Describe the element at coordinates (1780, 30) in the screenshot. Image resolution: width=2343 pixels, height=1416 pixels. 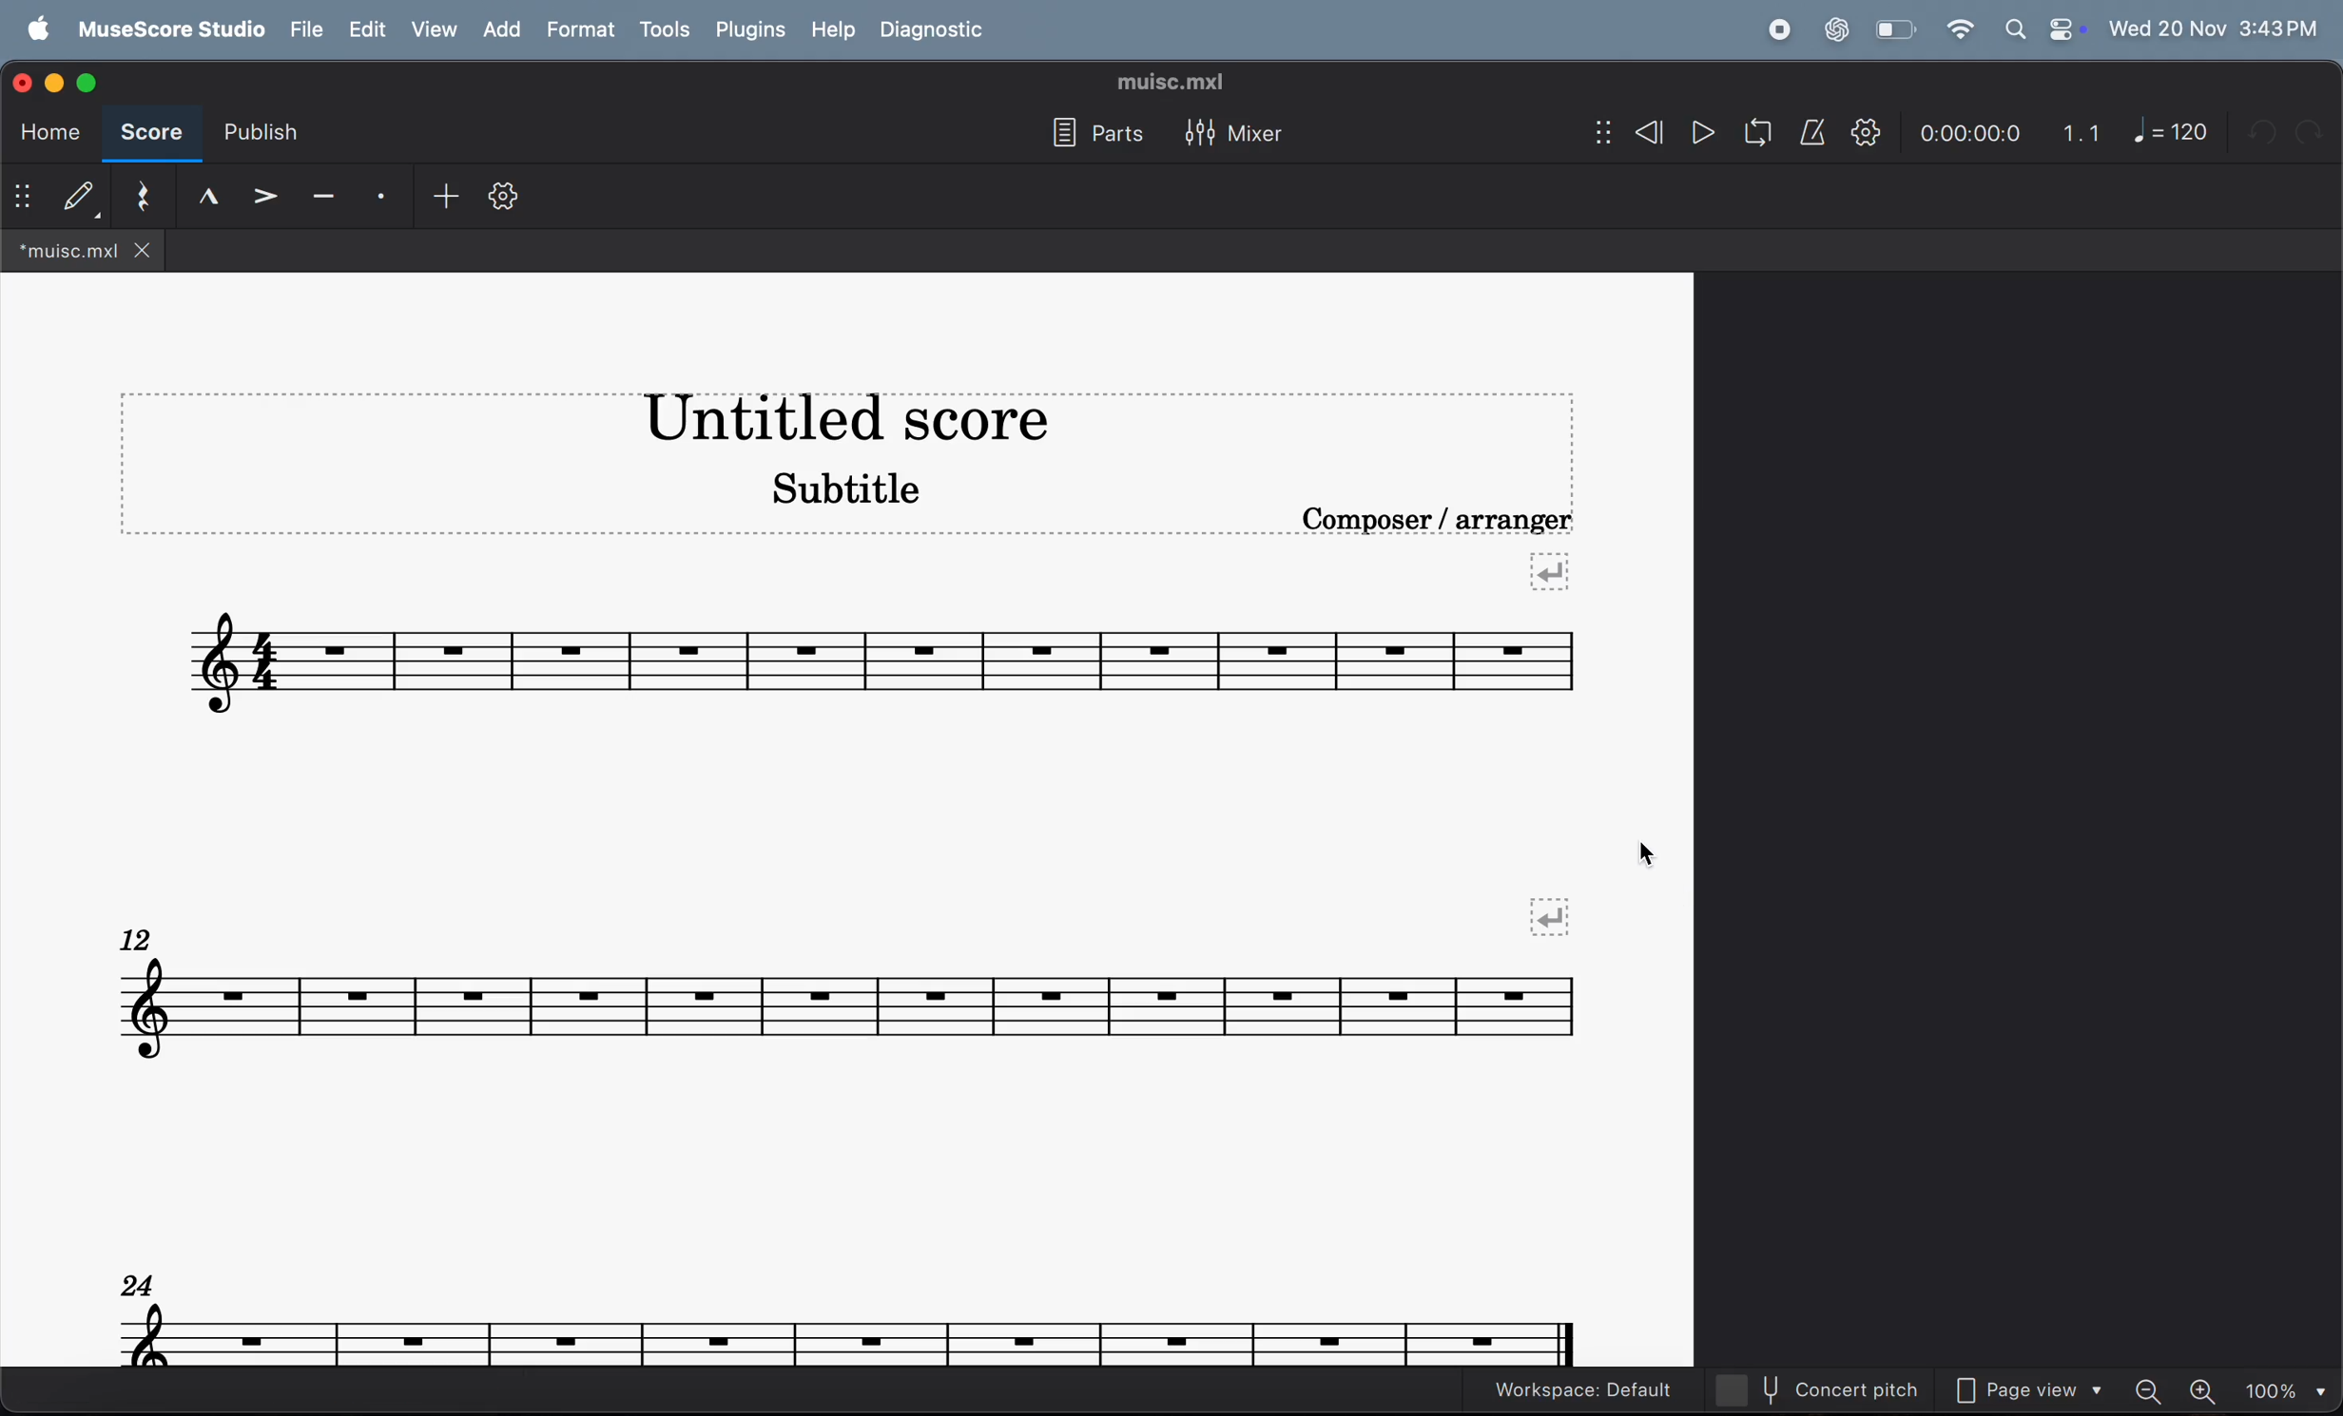
I see `record` at that location.